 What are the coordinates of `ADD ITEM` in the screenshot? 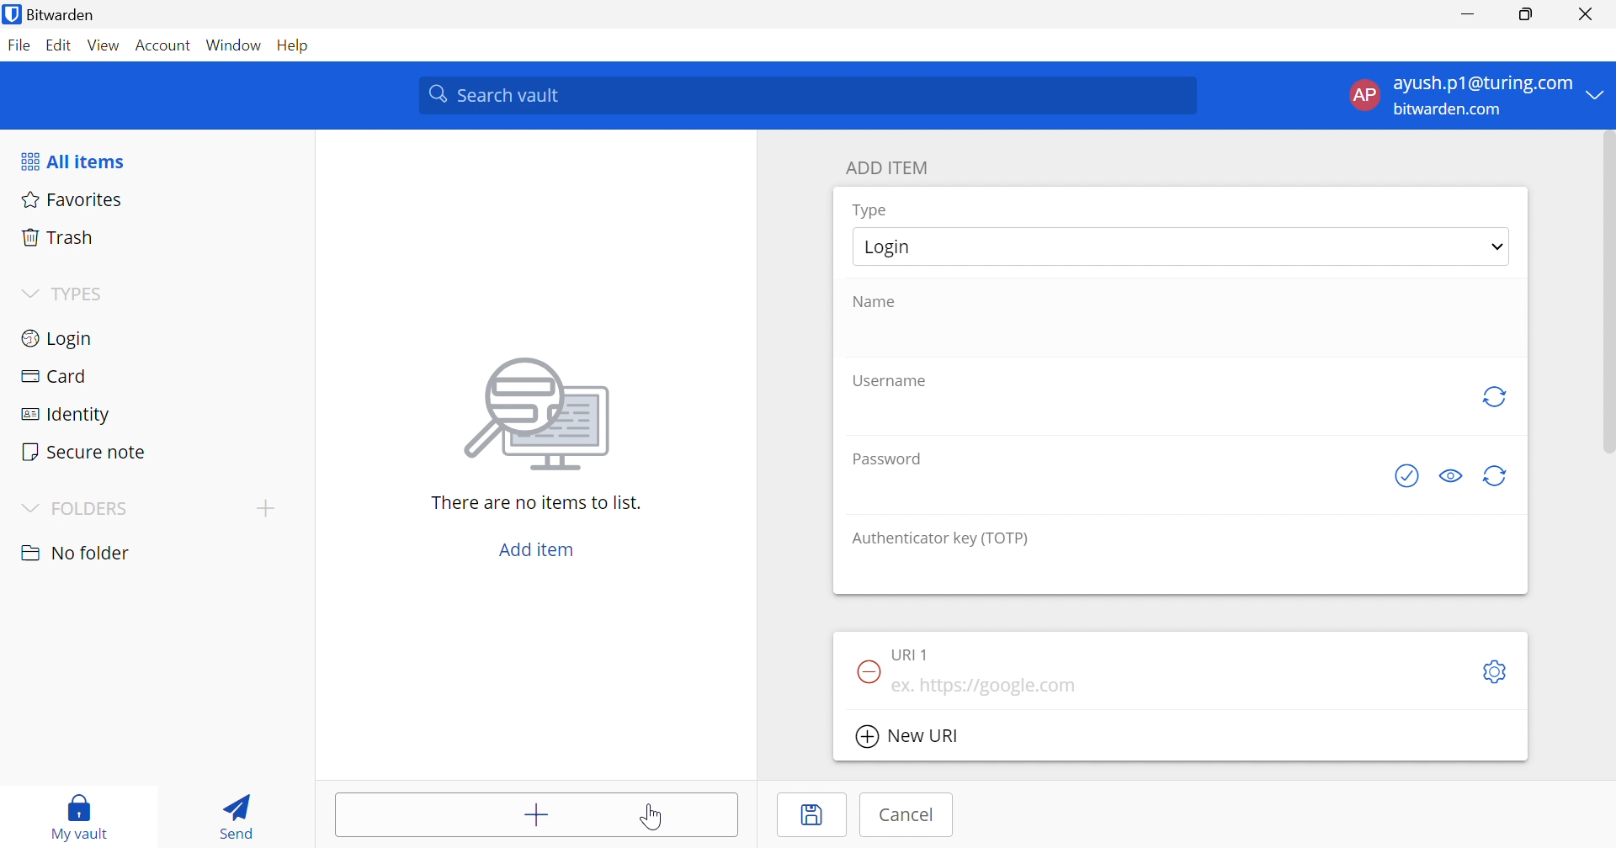 It's located at (891, 169).